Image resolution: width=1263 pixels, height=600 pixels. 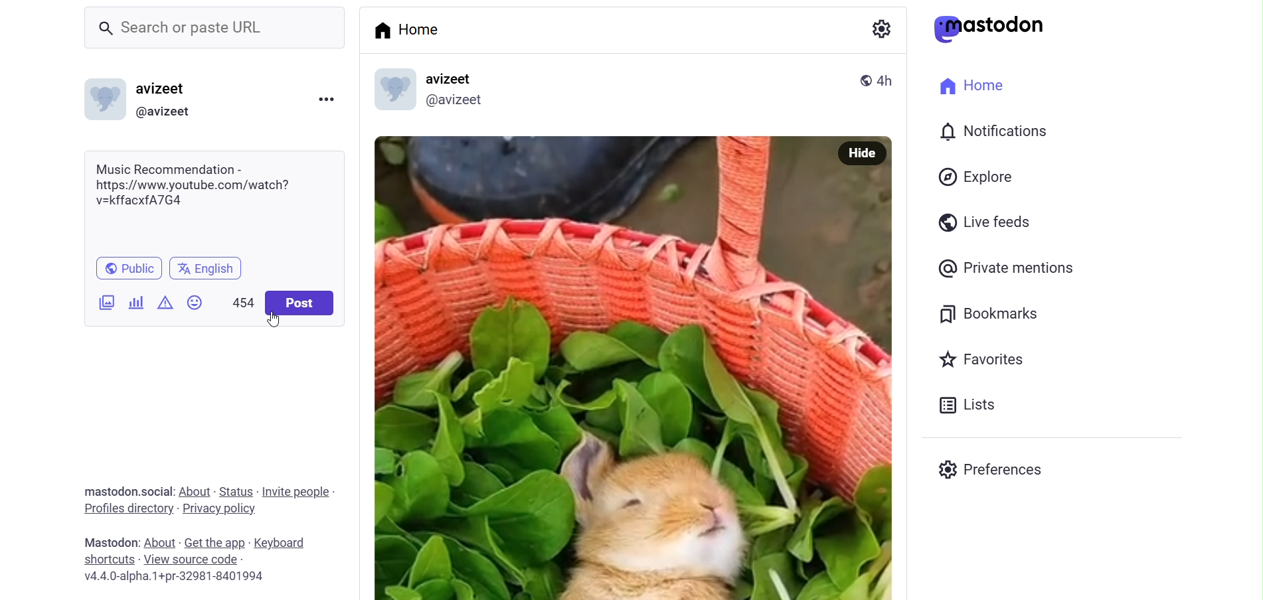 I want to click on mastodon, so click(x=990, y=29).